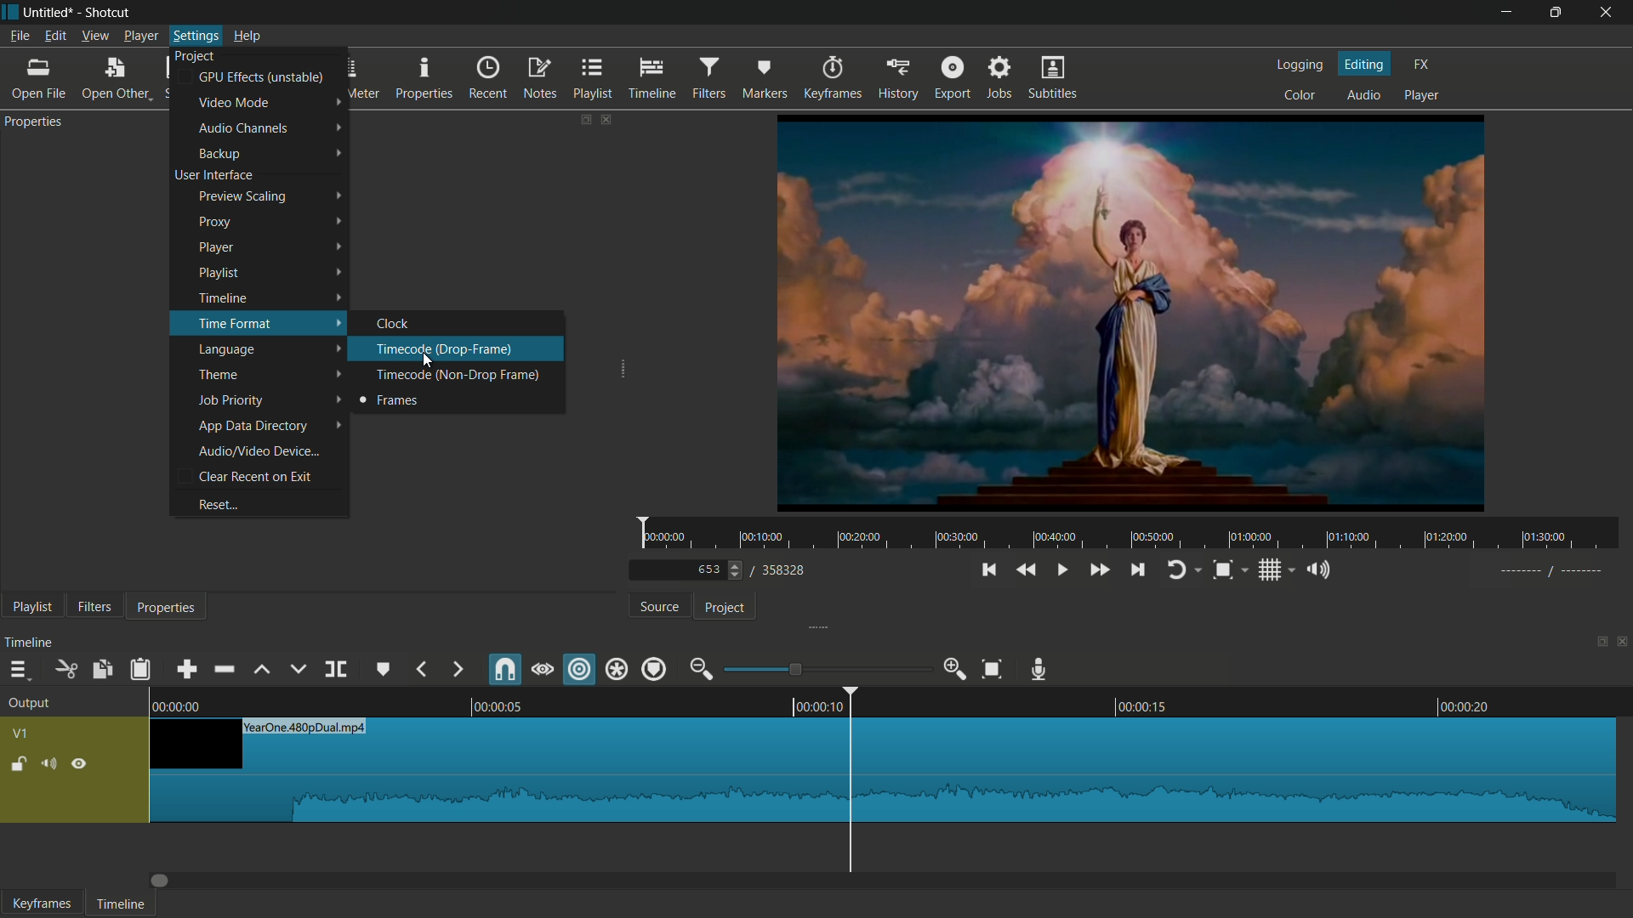  What do you see at coordinates (489, 76) in the screenshot?
I see `recent` at bounding box center [489, 76].